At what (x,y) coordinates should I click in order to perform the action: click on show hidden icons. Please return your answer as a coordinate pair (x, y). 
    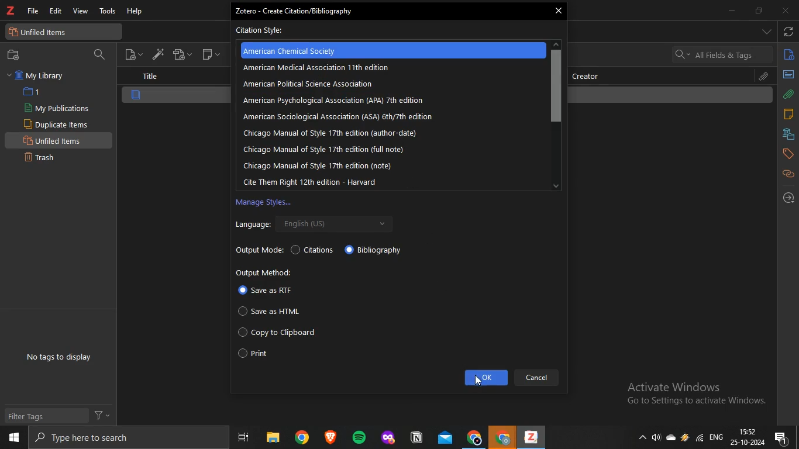
    Looking at the image, I should click on (640, 436).